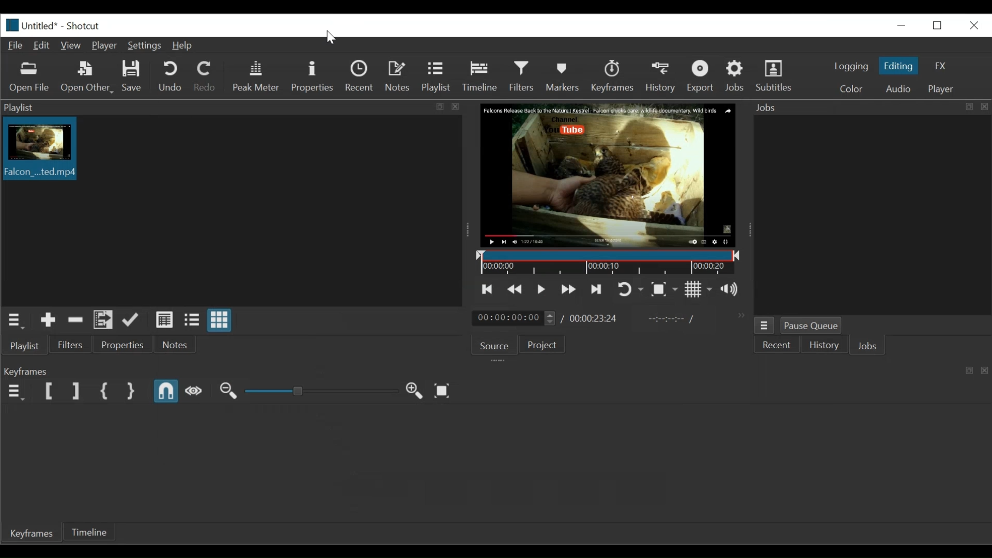  Describe the element at coordinates (516, 289) in the screenshot. I see `Play quickly backward` at that location.